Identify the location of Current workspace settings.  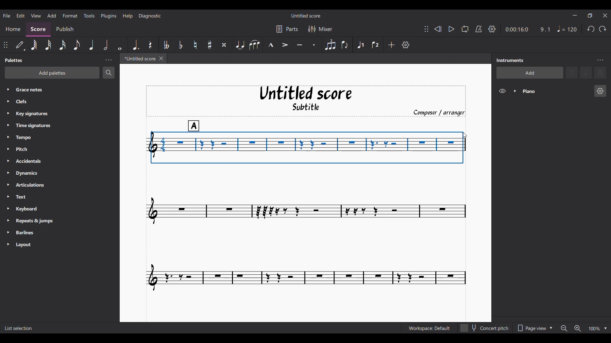
(429, 328).